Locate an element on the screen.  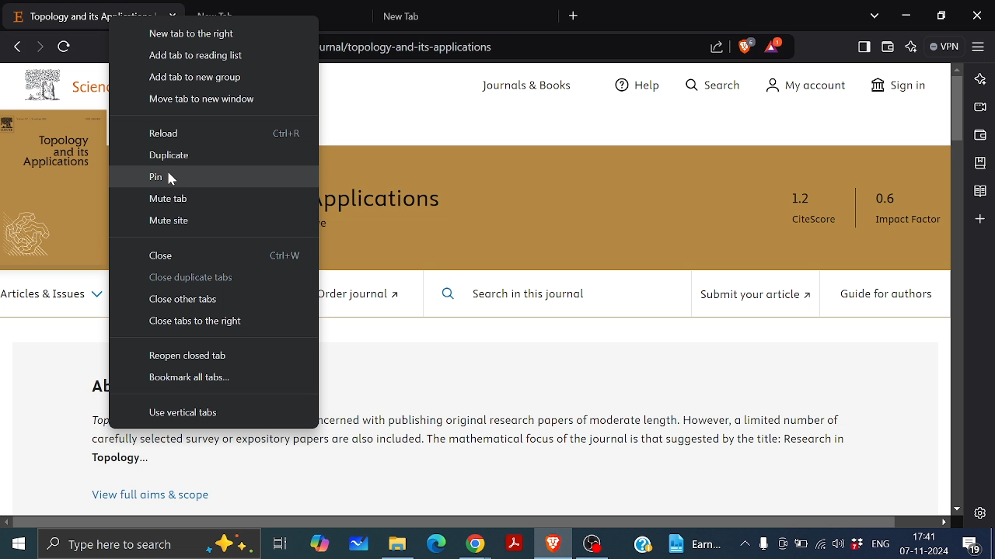
VPN is located at coordinates (944, 47).